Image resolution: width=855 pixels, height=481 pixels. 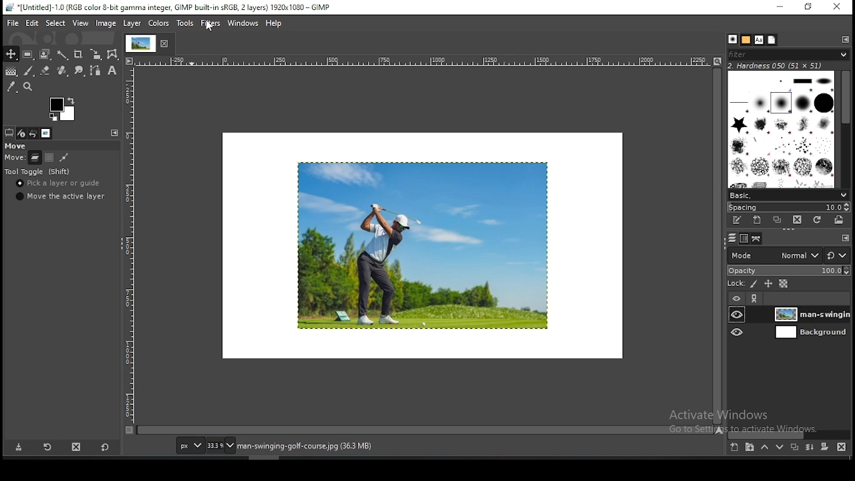 I want to click on layers, so click(x=732, y=239).